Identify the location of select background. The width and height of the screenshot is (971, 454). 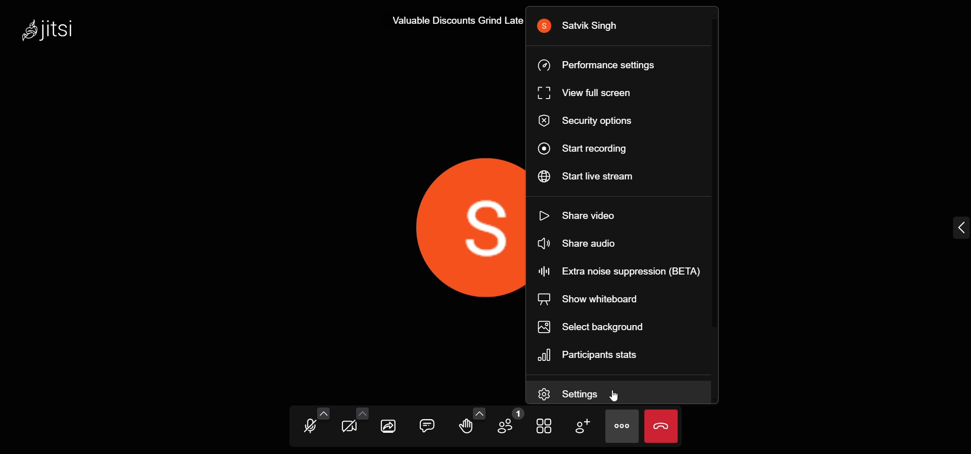
(597, 328).